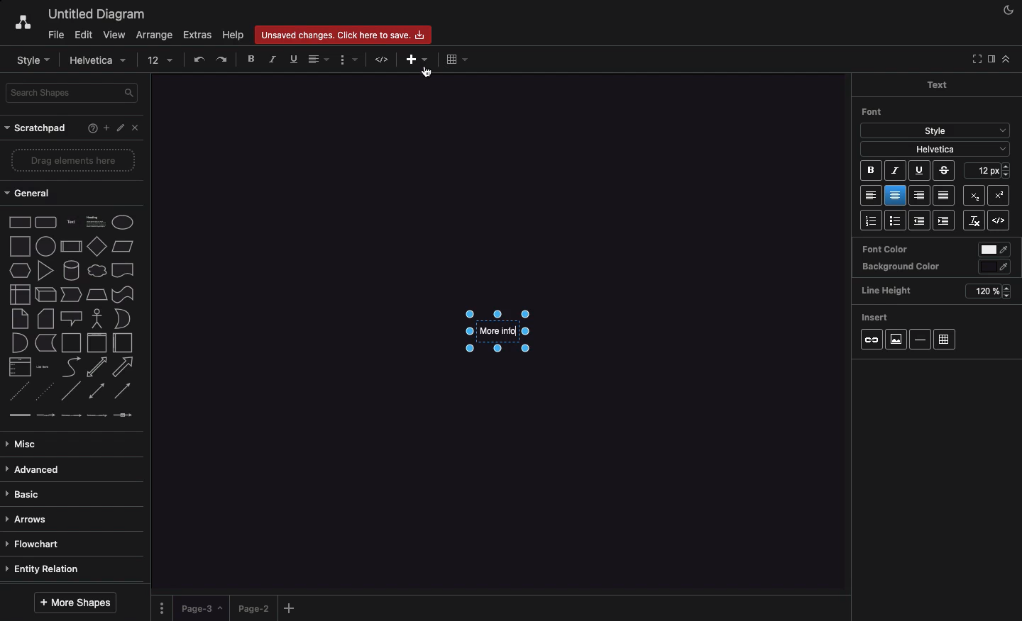 The image size is (1022, 621). What do you see at coordinates (71, 247) in the screenshot?
I see `process` at bounding box center [71, 247].